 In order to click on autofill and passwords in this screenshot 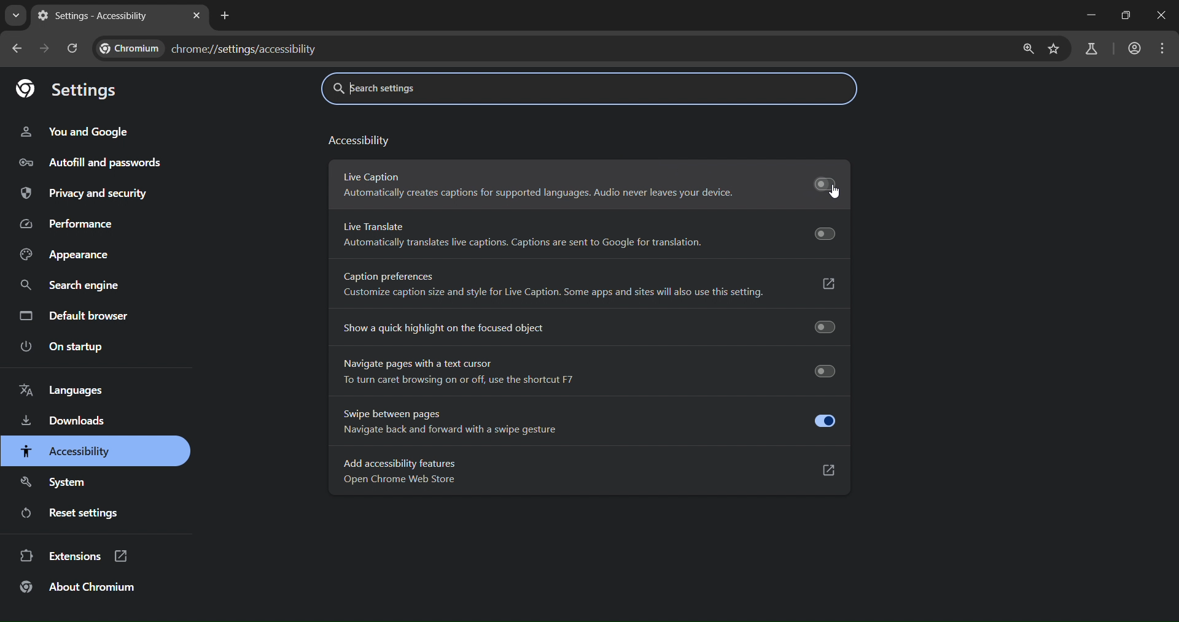, I will do `click(91, 164)`.